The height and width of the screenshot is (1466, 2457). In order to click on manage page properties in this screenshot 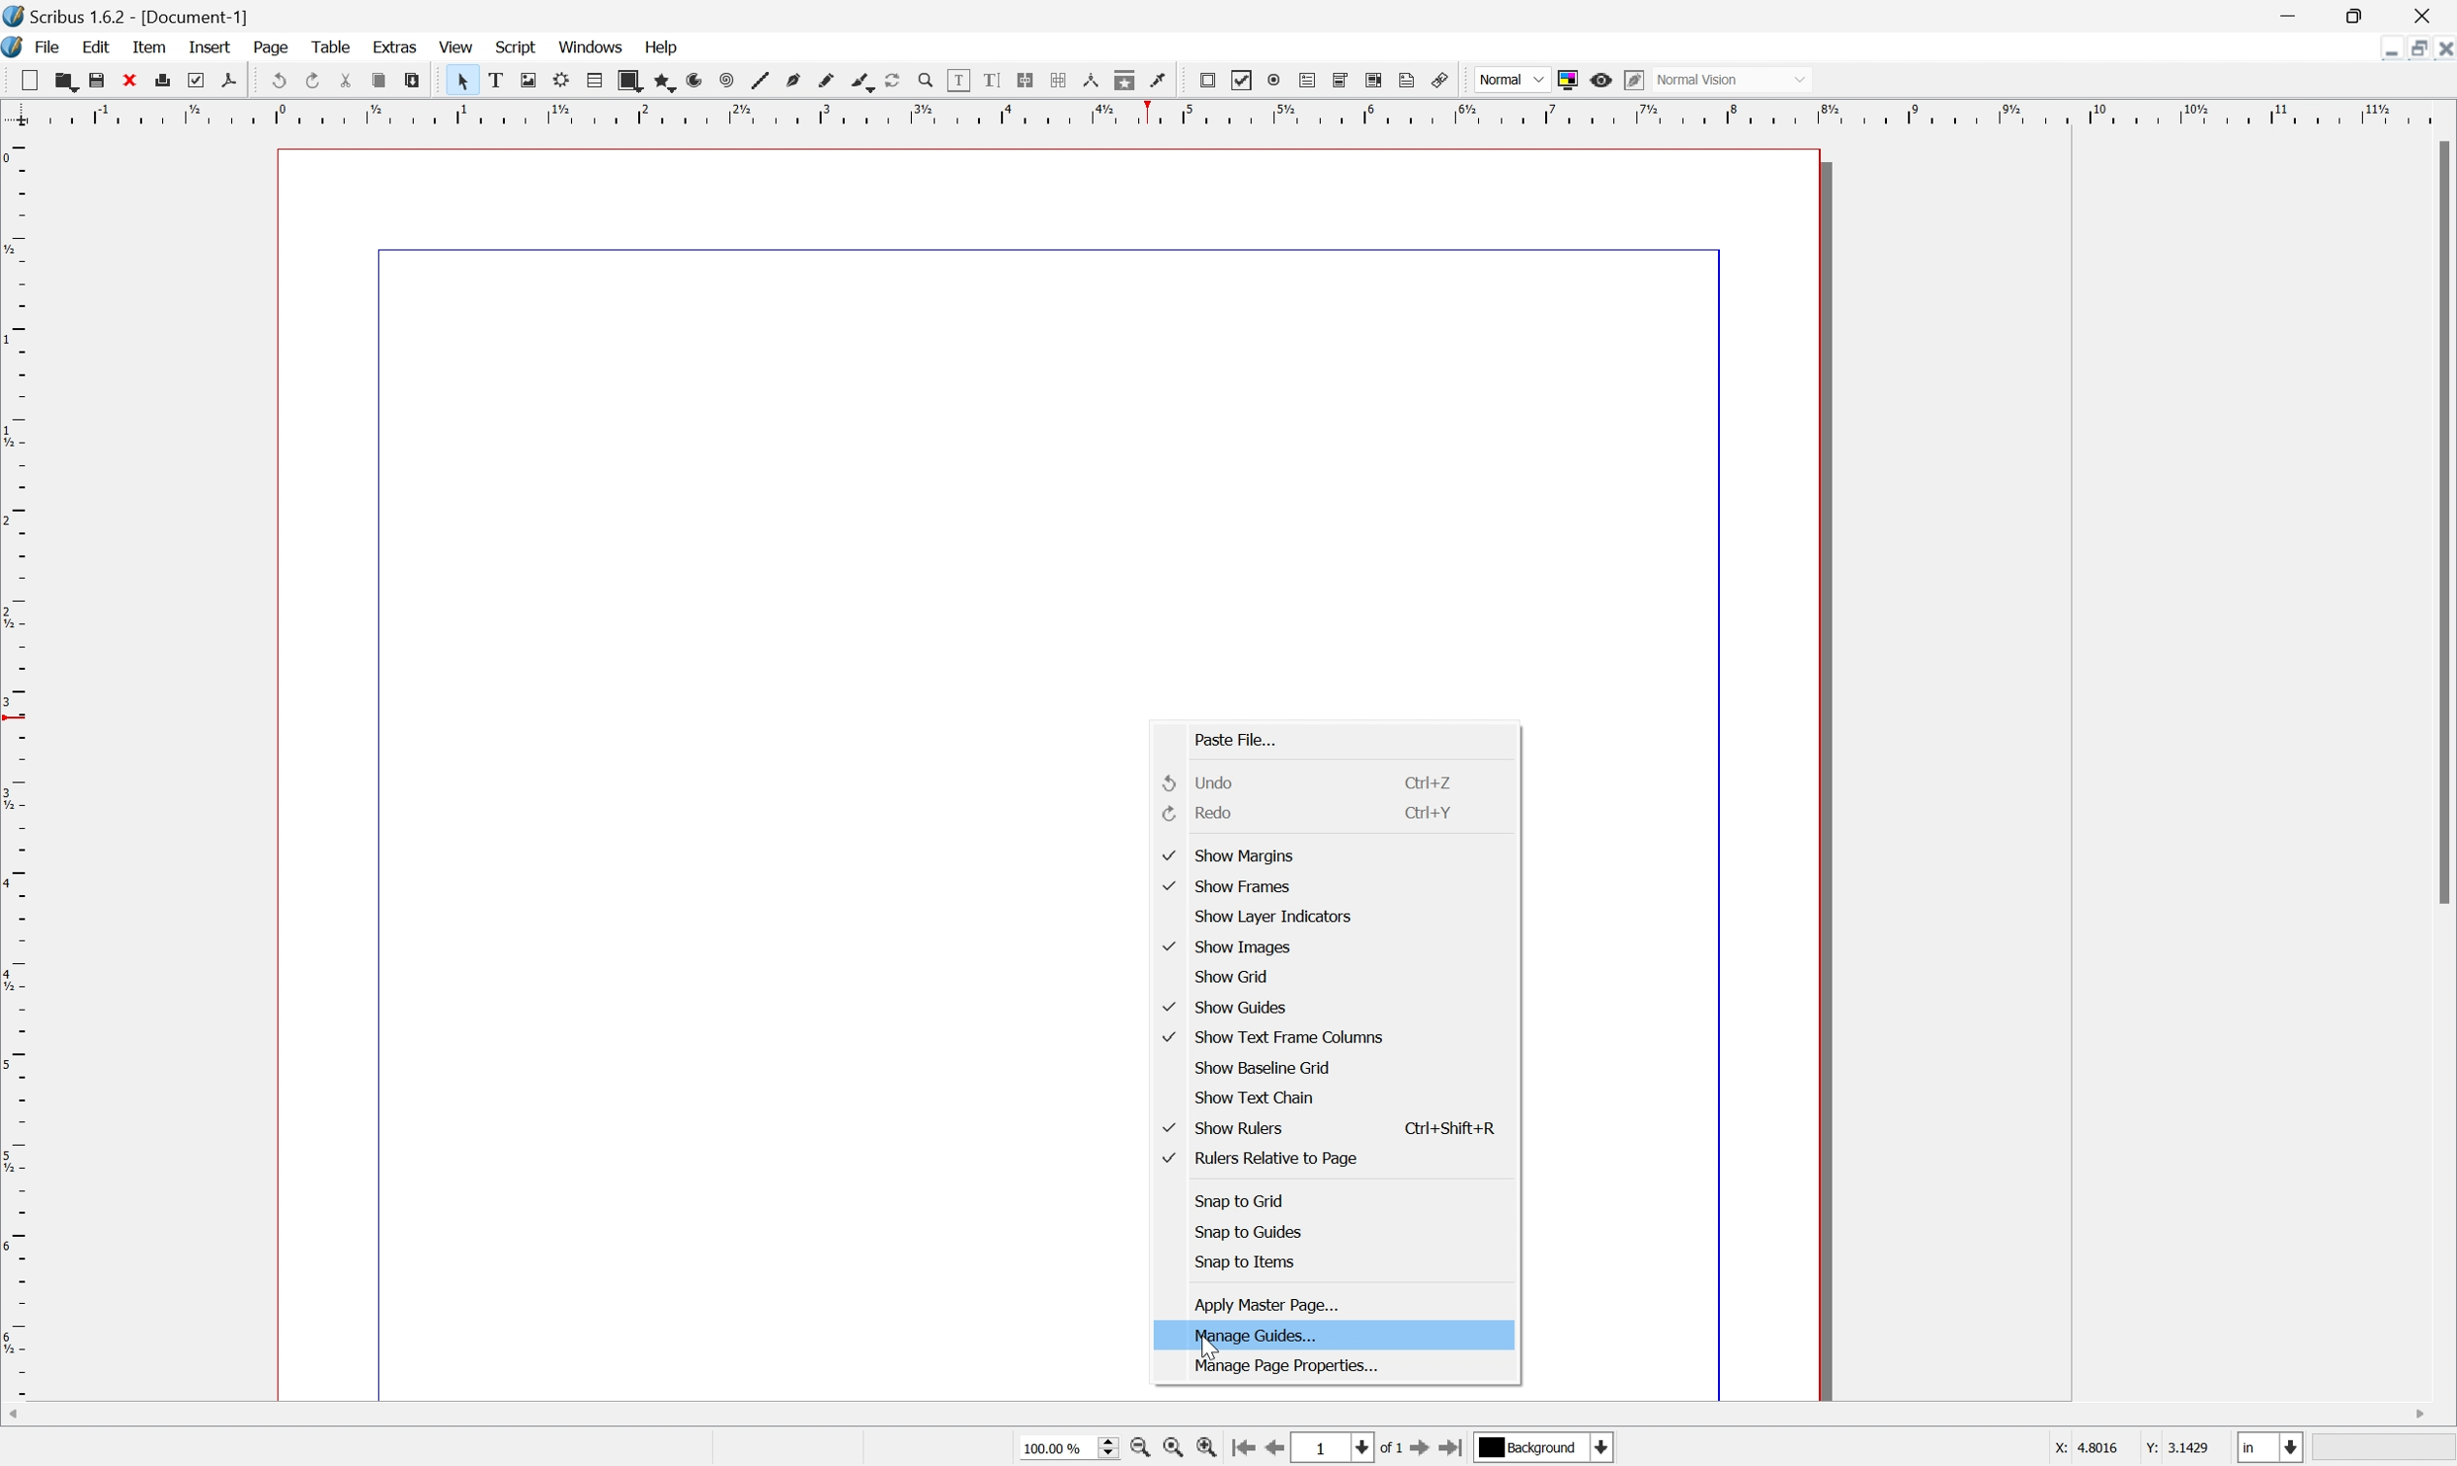, I will do `click(1291, 1367)`.